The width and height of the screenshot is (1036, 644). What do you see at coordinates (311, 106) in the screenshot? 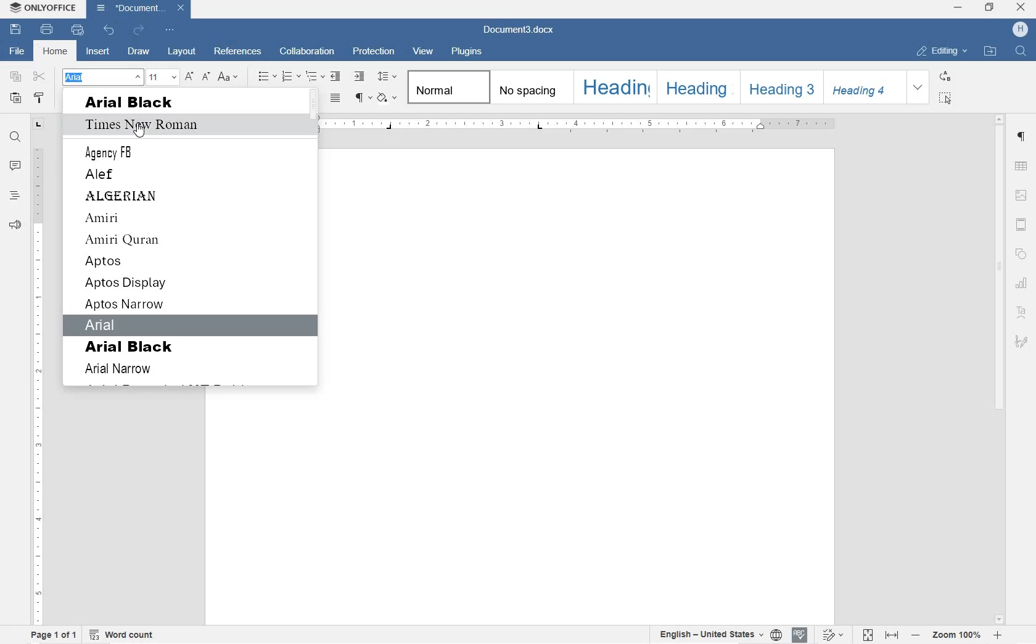
I see `scrollbar` at bounding box center [311, 106].